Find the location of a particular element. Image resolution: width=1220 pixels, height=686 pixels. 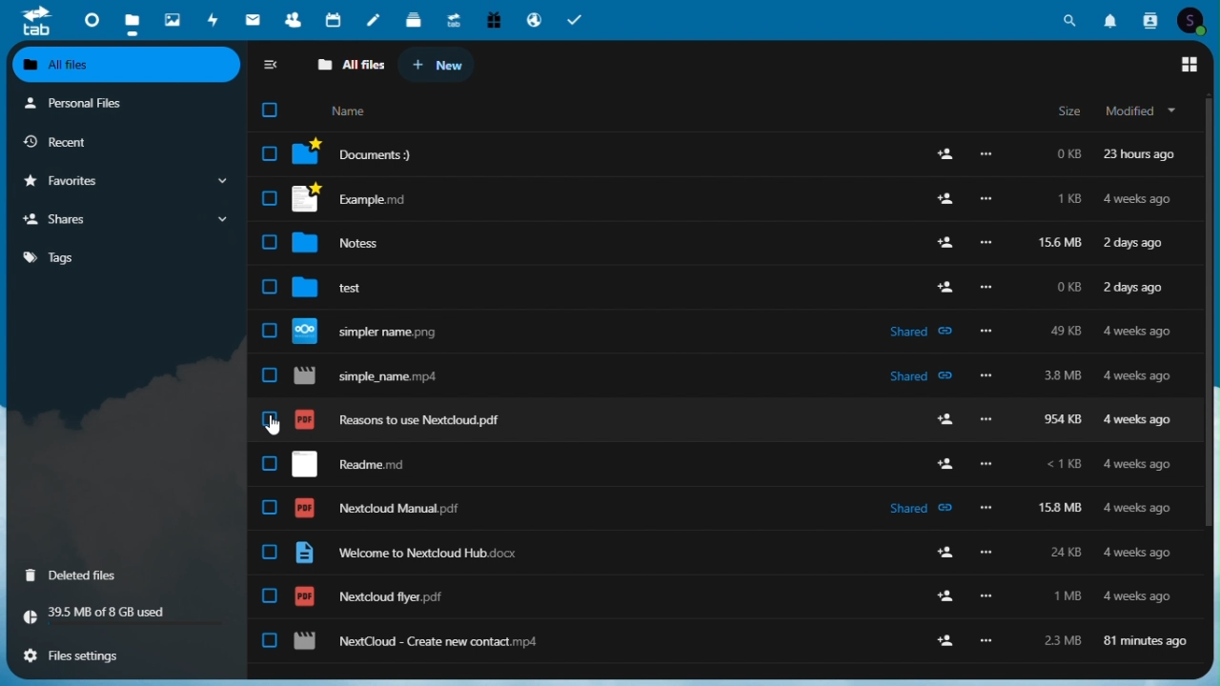

 add user is located at coordinates (939, 416).